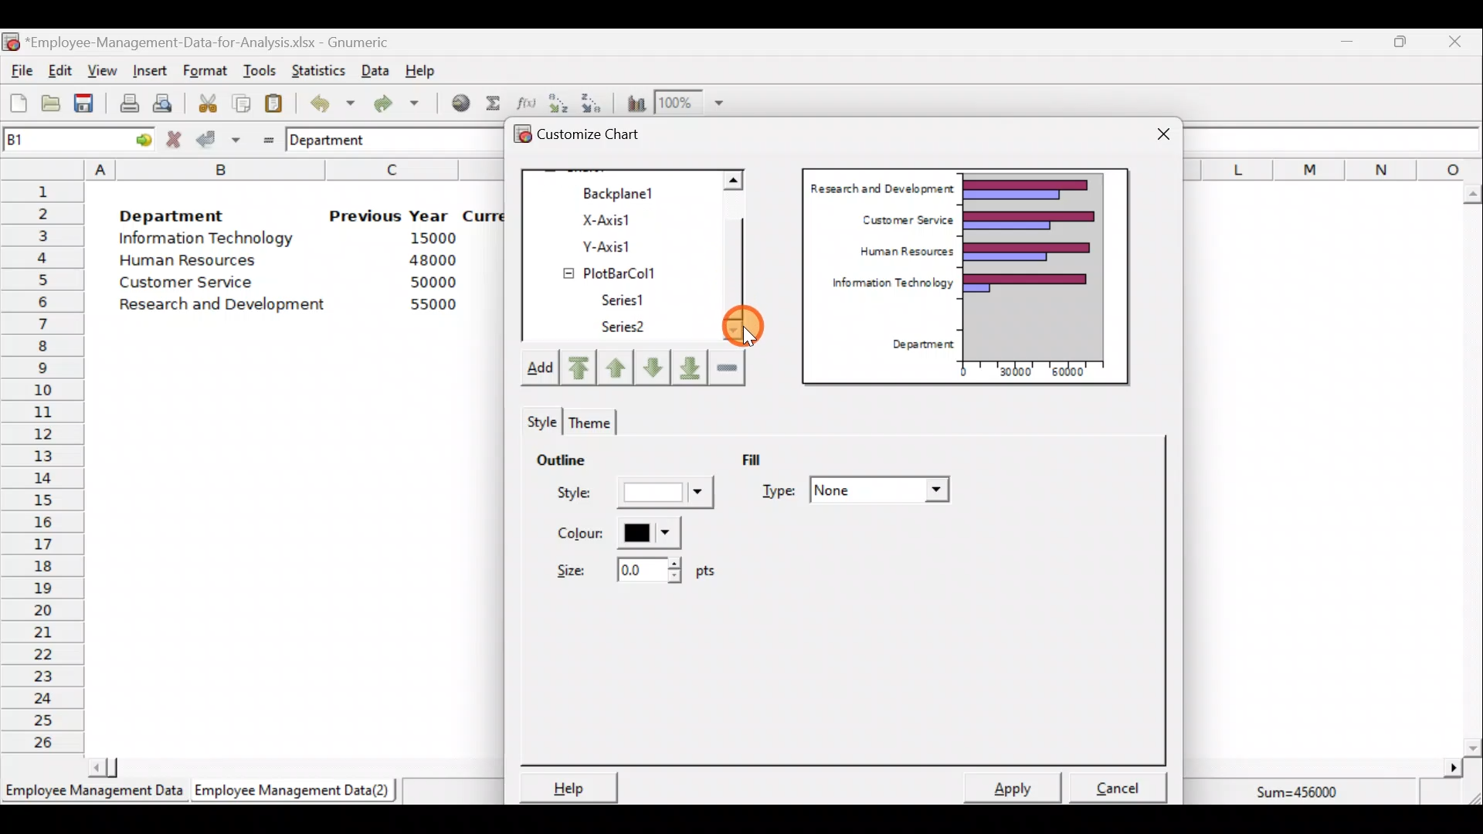  I want to click on Edit, so click(61, 72).